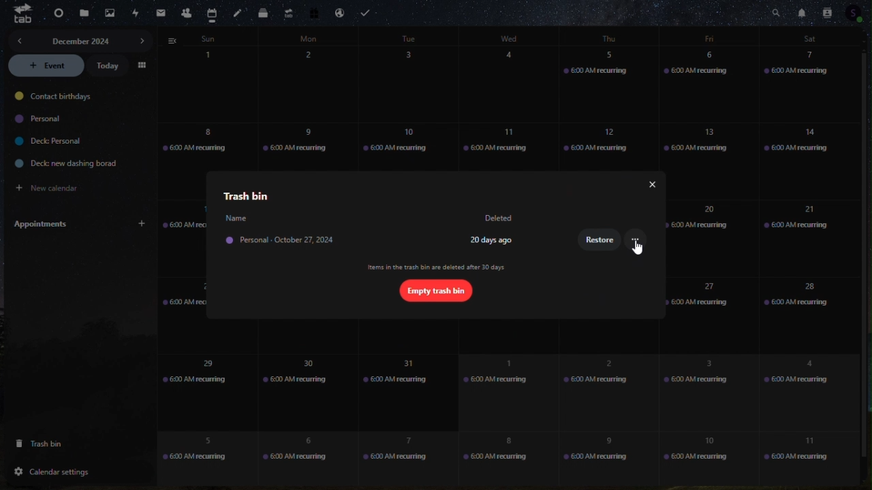 The height and width of the screenshot is (490, 872). What do you see at coordinates (413, 85) in the screenshot?
I see `3` at bounding box center [413, 85].